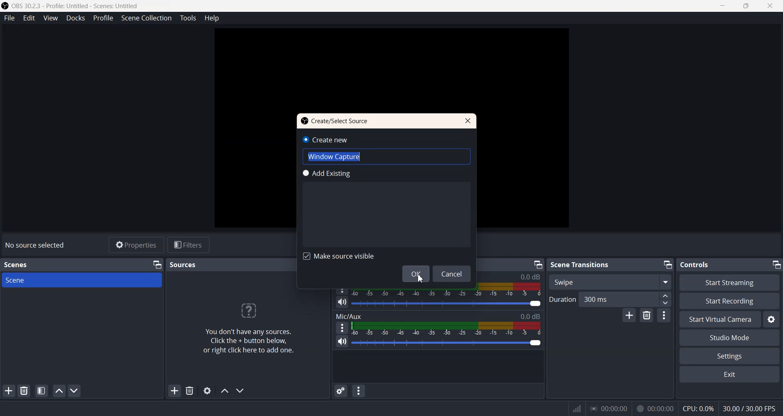 This screenshot has height=416, width=783. I want to click on Minimize, so click(776, 265).